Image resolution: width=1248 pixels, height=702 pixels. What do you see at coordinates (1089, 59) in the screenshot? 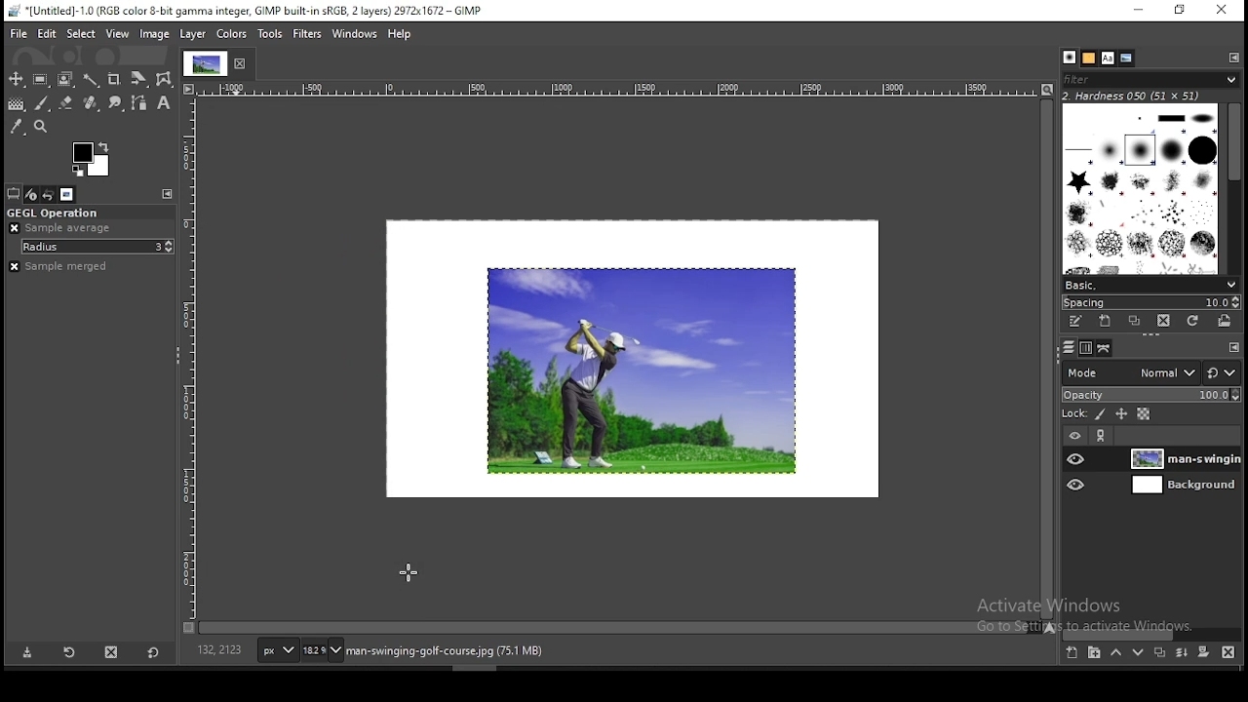
I see `patterns` at bounding box center [1089, 59].